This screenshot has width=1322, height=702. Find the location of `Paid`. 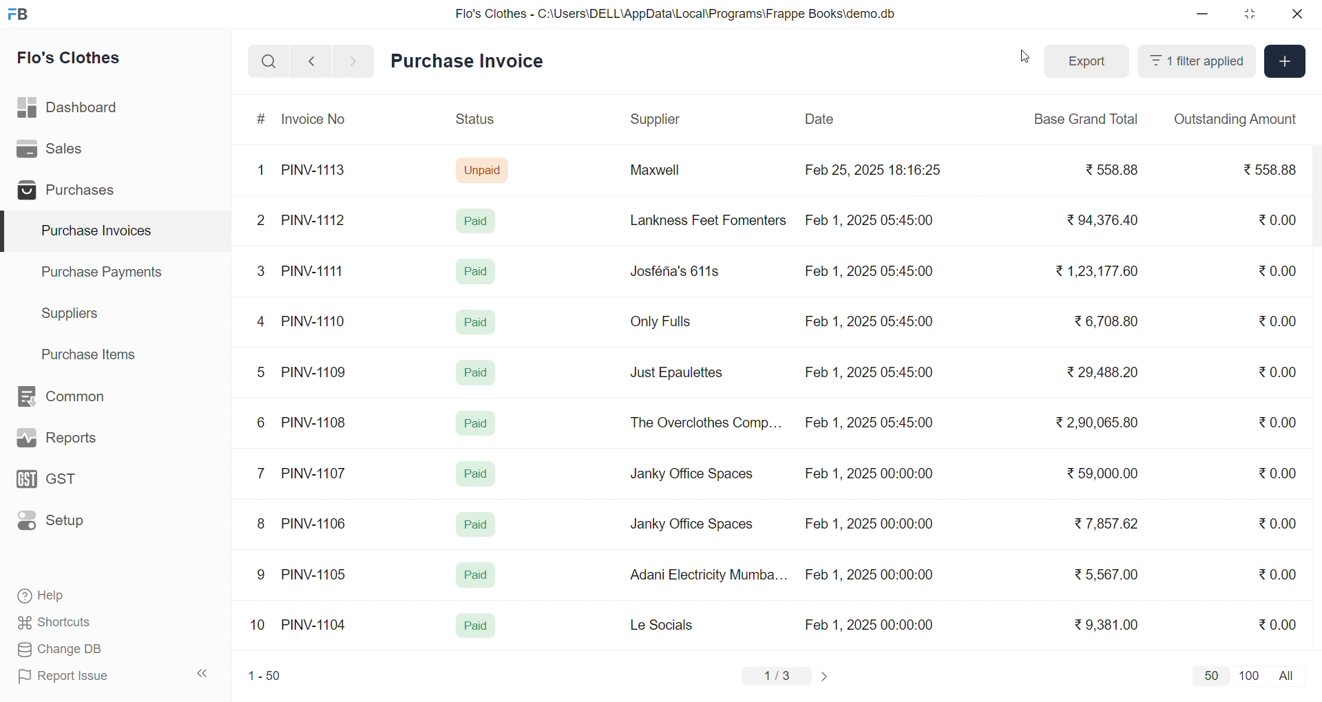

Paid is located at coordinates (474, 321).